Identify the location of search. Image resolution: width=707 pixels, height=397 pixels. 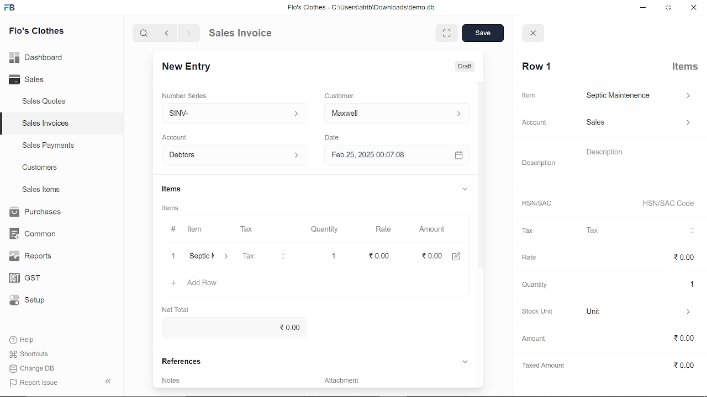
(145, 34).